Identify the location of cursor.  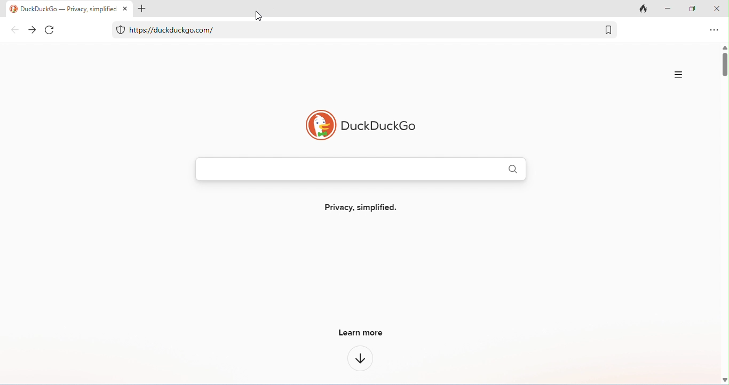
(259, 17).